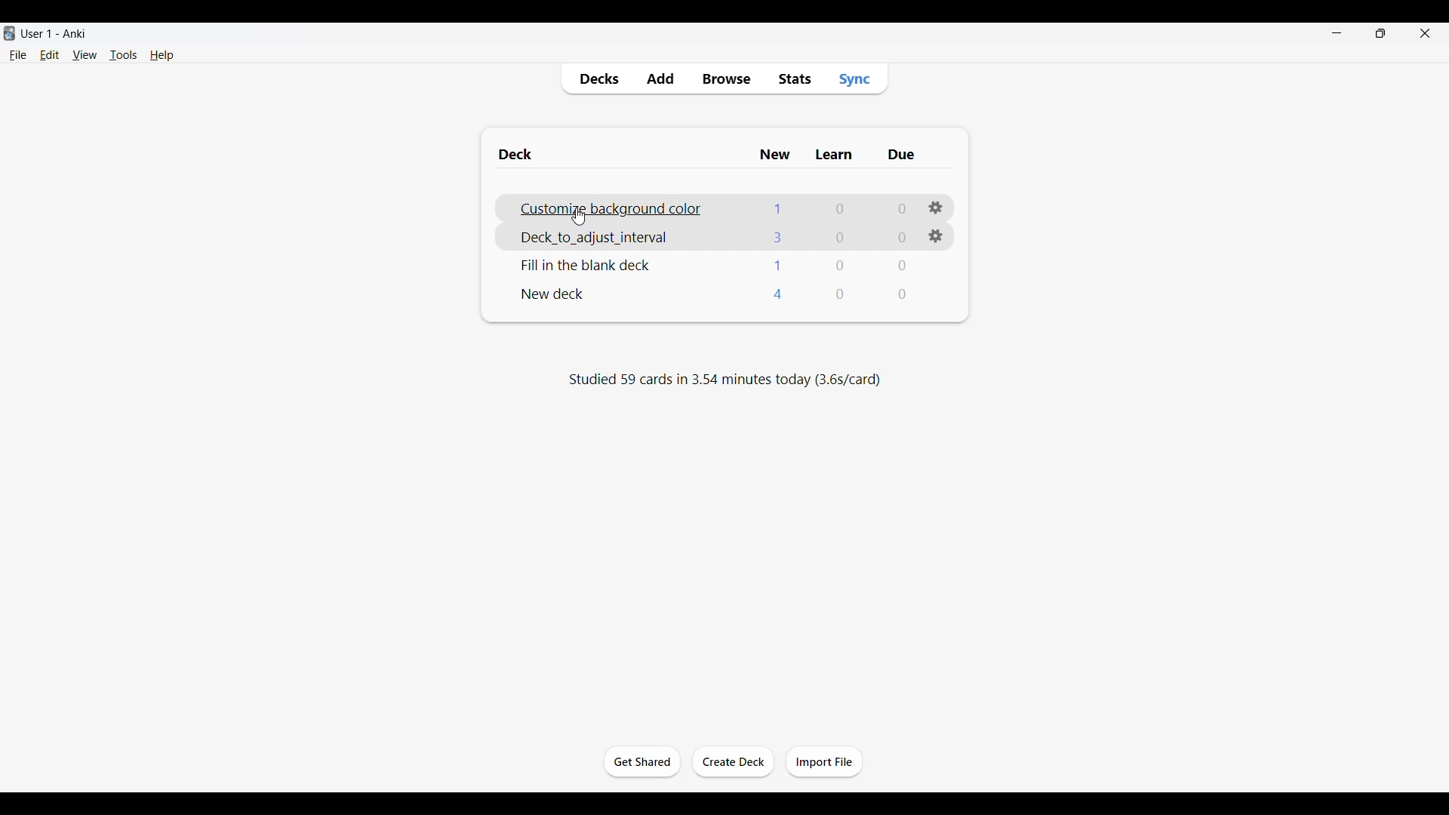 The image size is (1449, 815). Describe the element at coordinates (724, 379) in the screenshot. I see `Details of studied cards` at that location.